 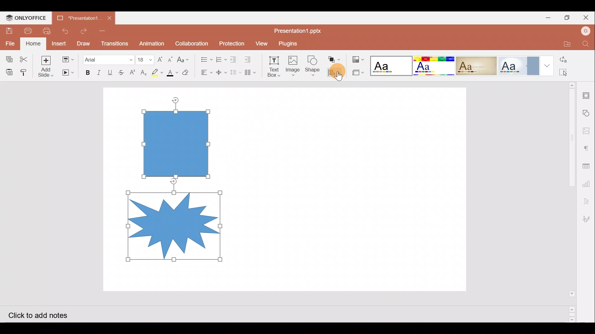 I want to click on Start slideshow, so click(x=67, y=73).